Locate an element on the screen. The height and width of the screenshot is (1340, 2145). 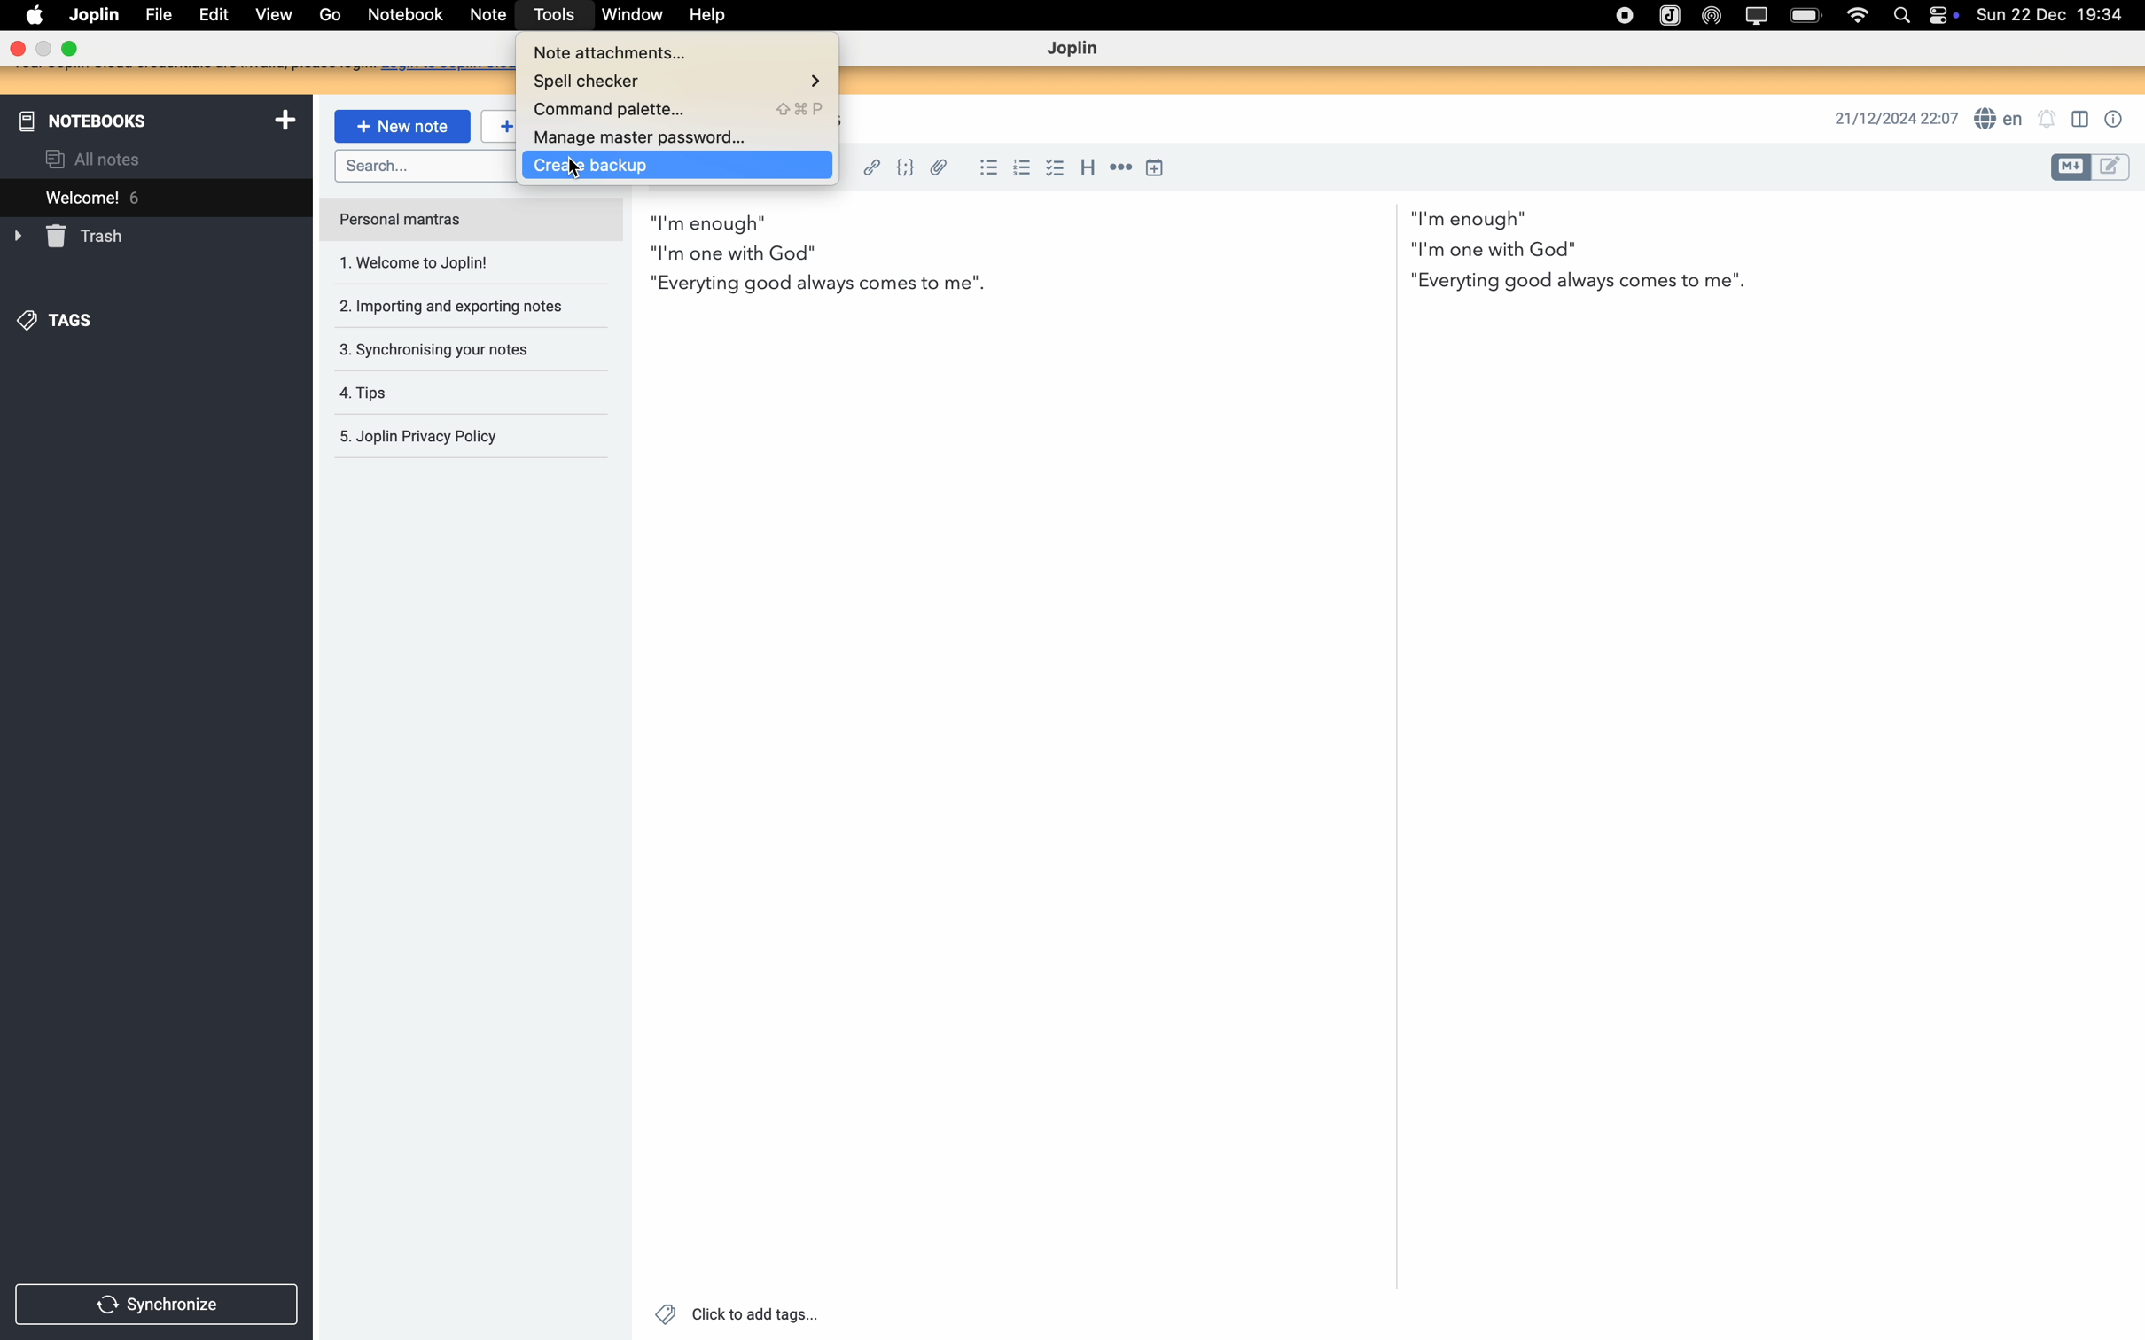
screen is located at coordinates (1753, 14).